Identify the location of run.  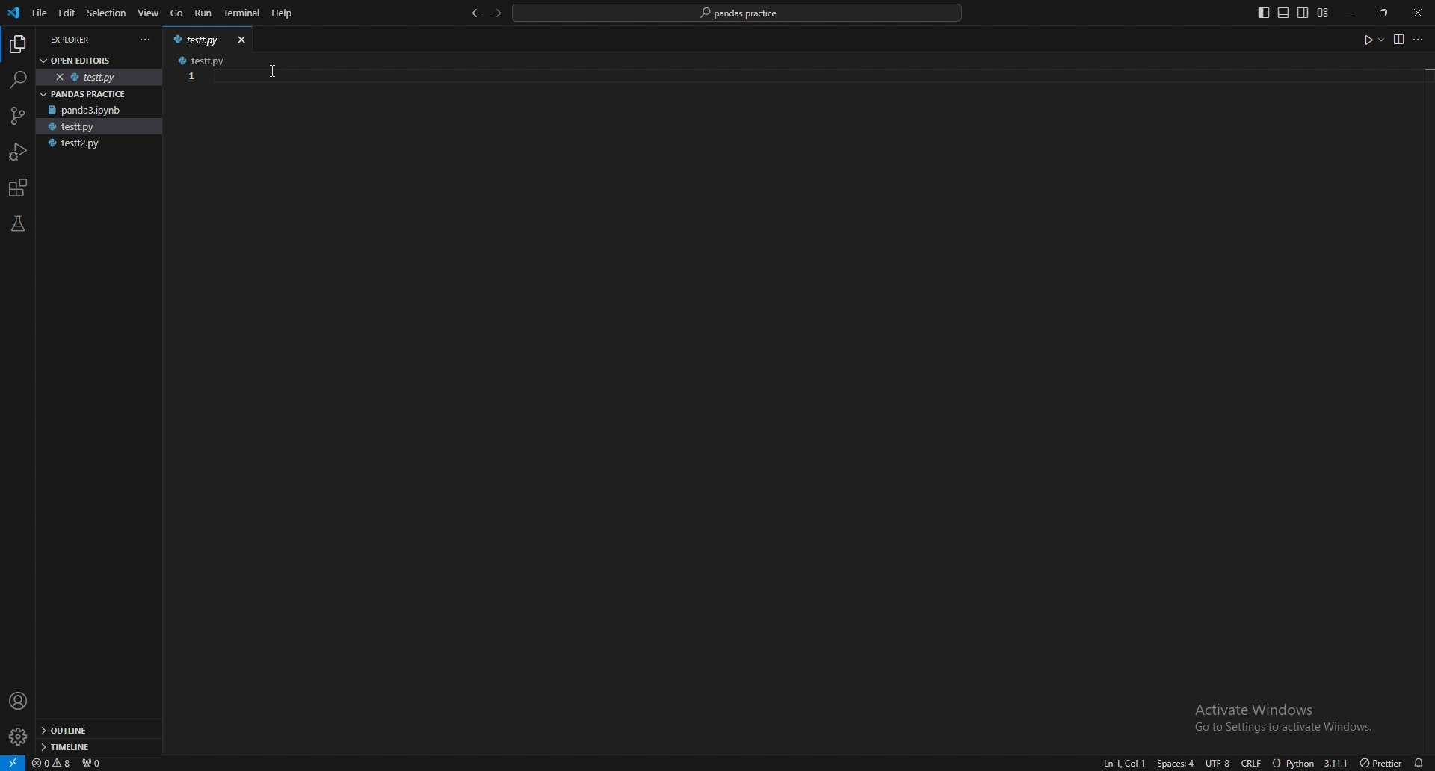
(205, 13).